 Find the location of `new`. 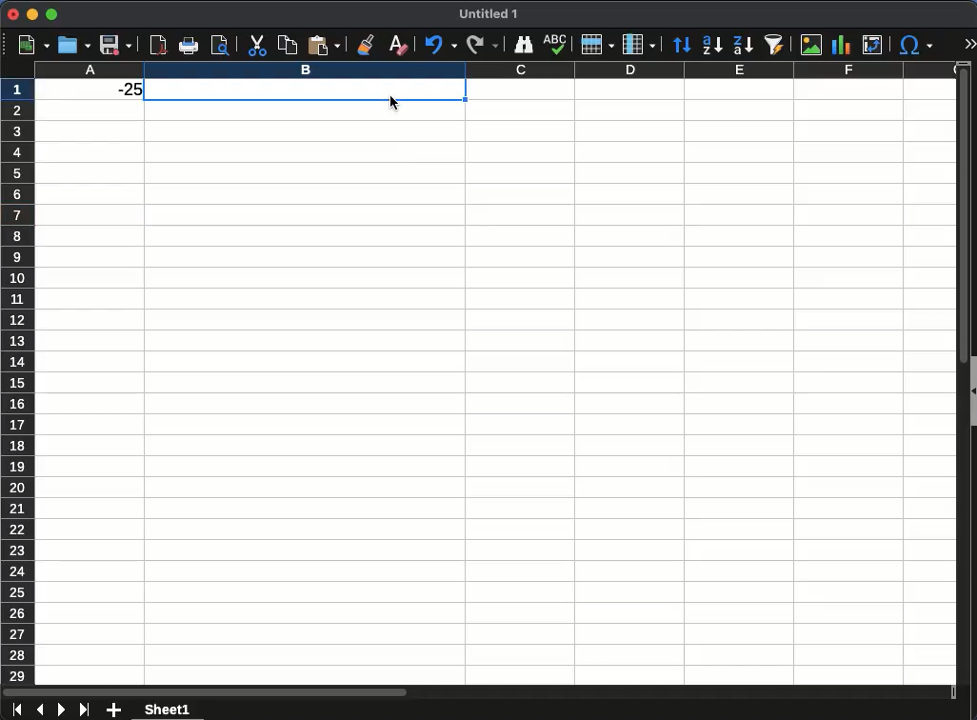

new is located at coordinates (30, 45).